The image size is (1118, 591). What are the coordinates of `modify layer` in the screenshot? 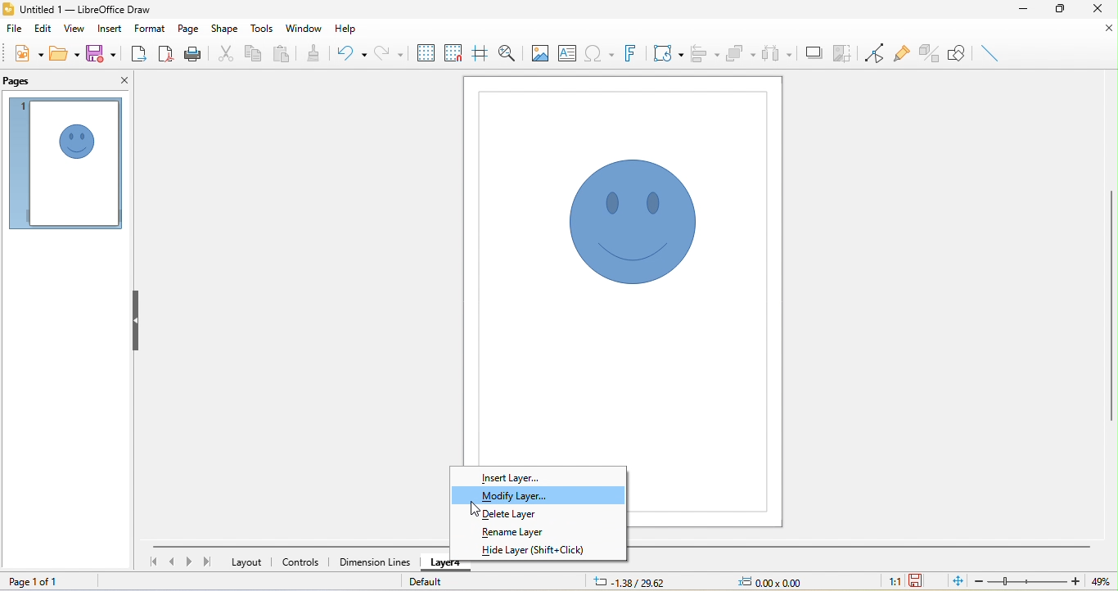 It's located at (535, 495).